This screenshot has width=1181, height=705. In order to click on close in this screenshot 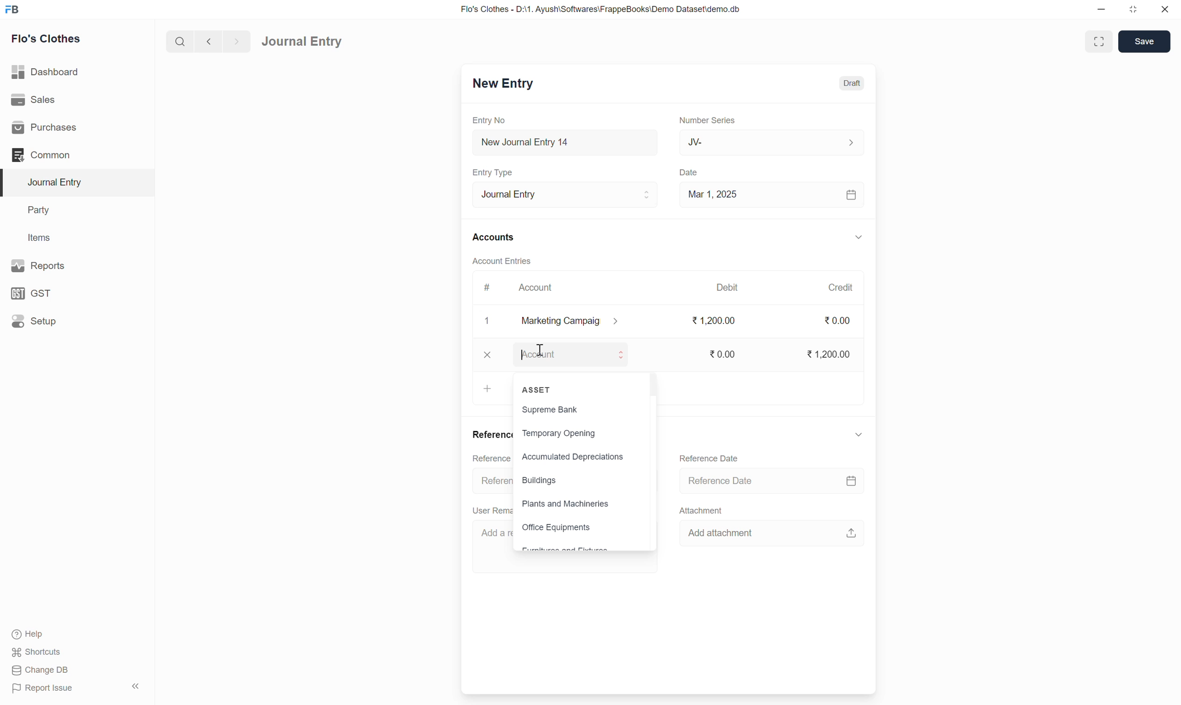, I will do `click(1165, 9)`.